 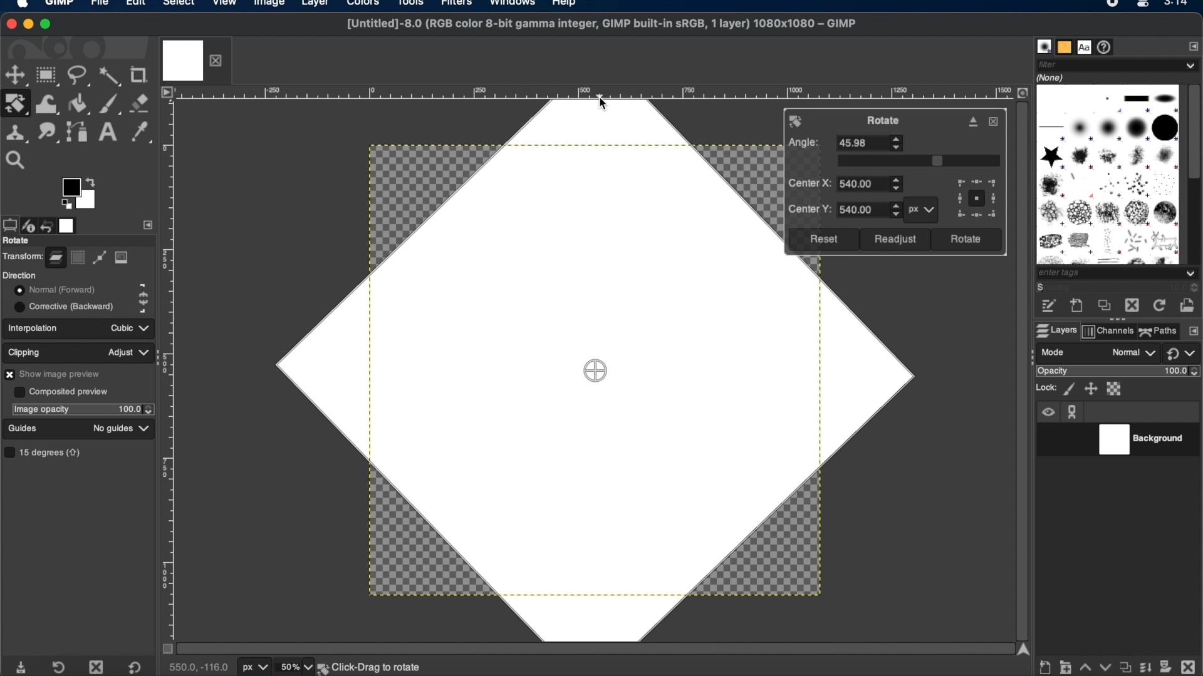 What do you see at coordinates (1190, 288) in the screenshot?
I see `spacing stepper buttons` at bounding box center [1190, 288].